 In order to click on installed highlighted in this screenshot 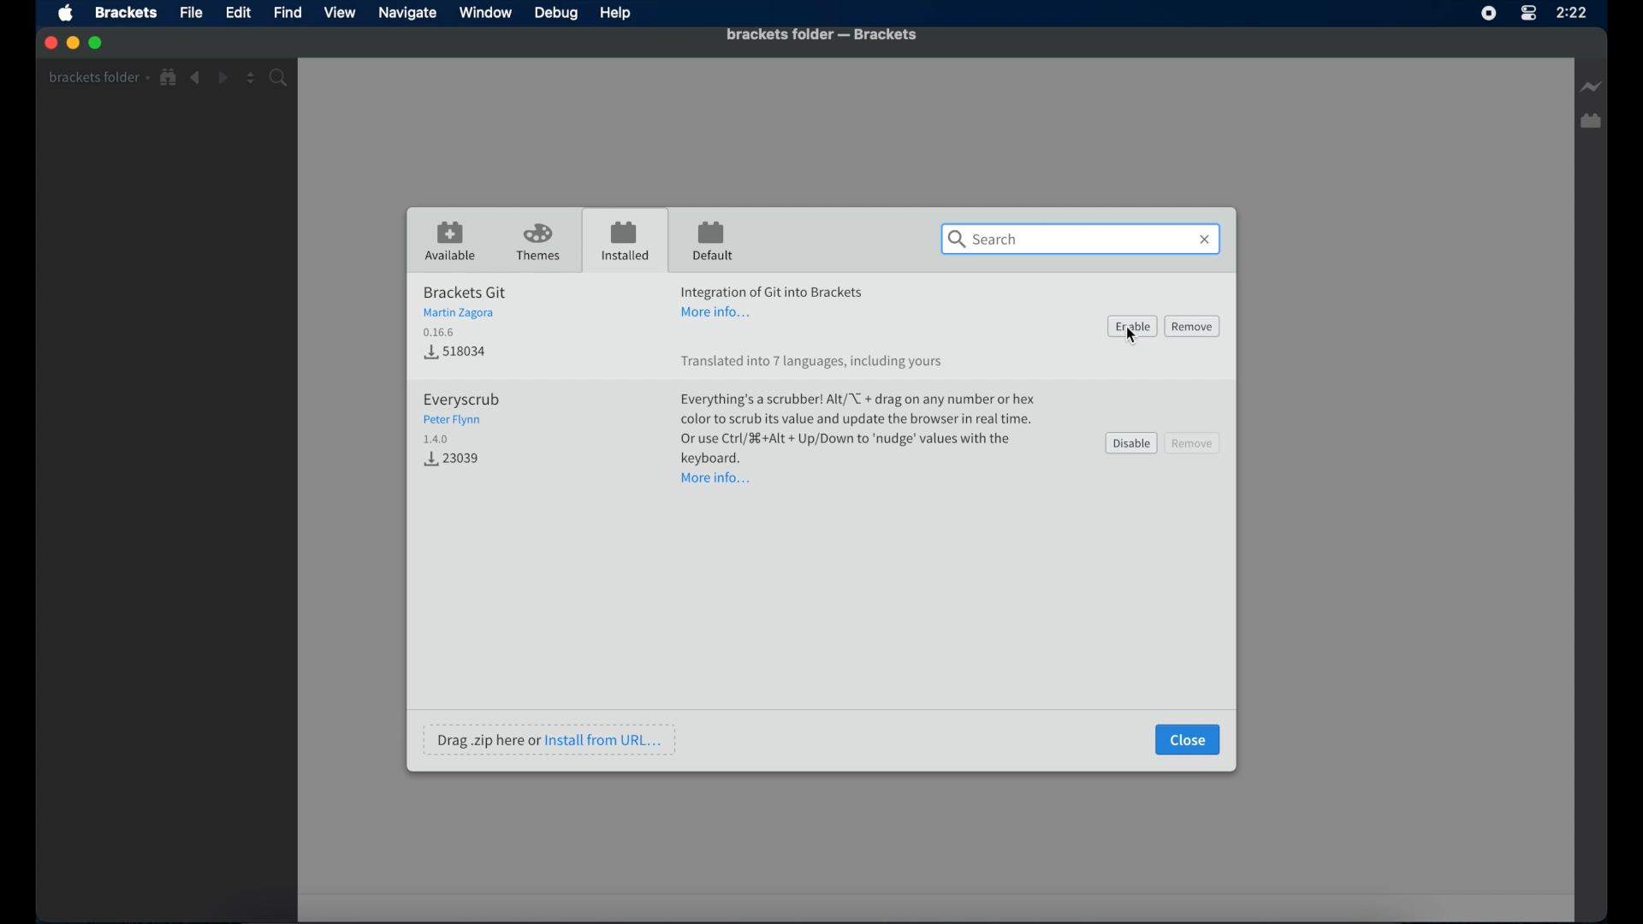, I will do `click(624, 240)`.